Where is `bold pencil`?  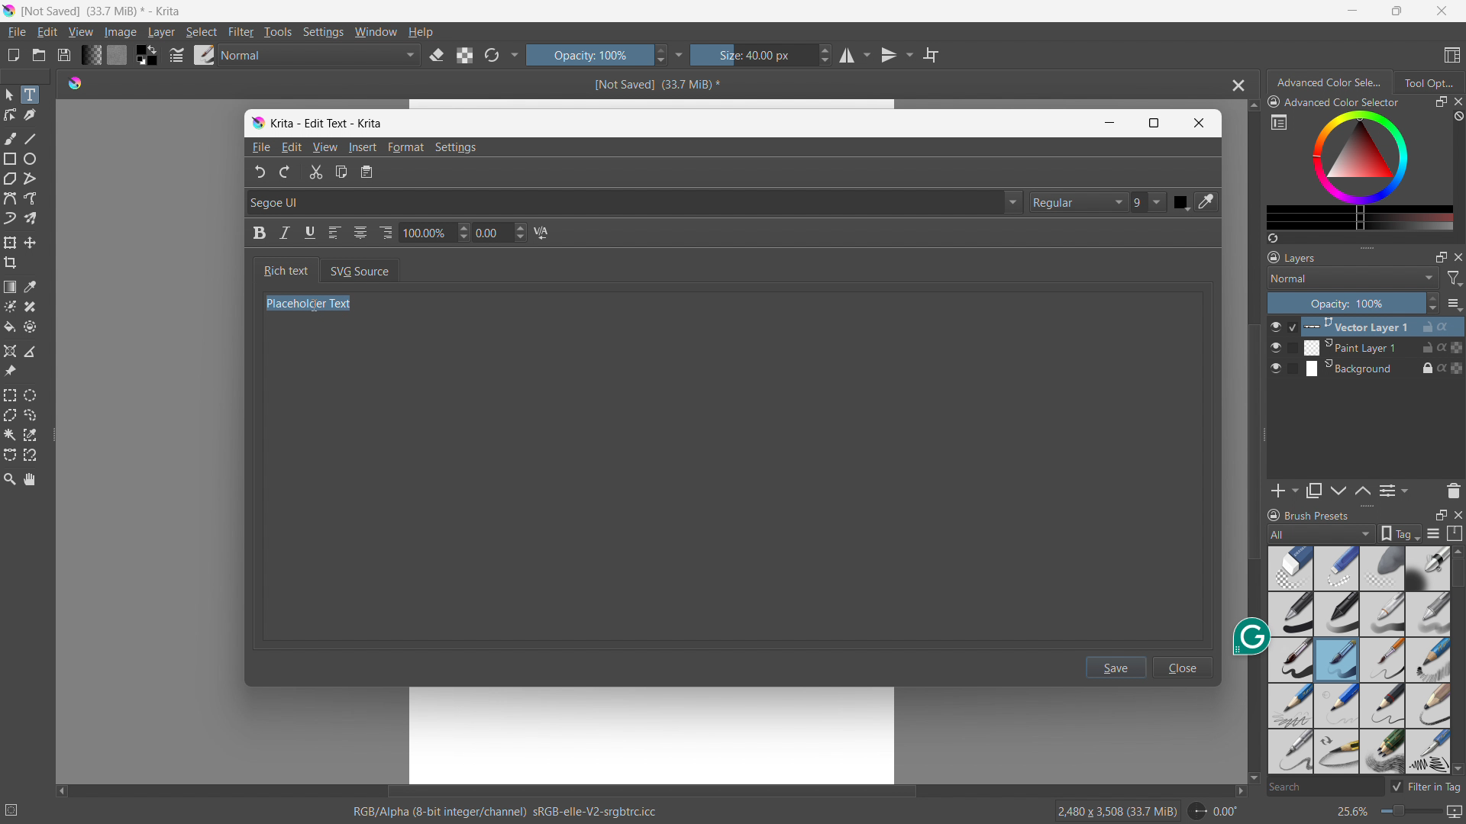 bold pencil is located at coordinates (1429, 707).